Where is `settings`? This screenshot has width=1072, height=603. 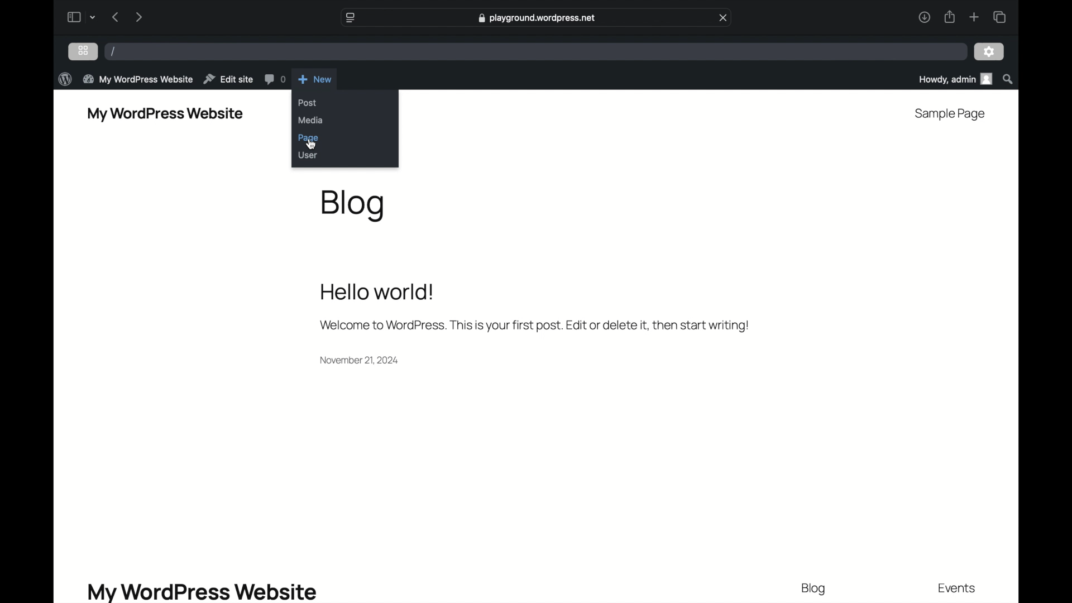
settings is located at coordinates (989, 51).